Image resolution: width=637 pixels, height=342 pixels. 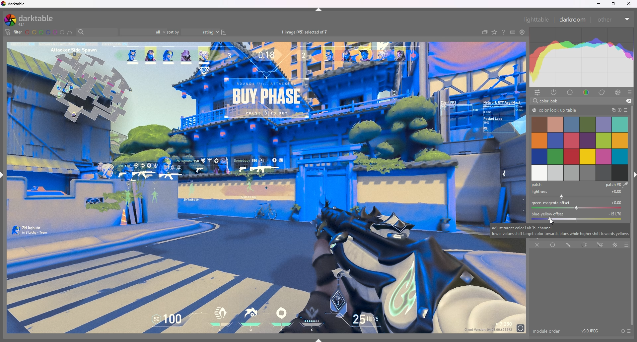 What do you see at coordinates (143, 31) in the screenshot?
I see `filter by images rating` at bounding box center [143, 31].